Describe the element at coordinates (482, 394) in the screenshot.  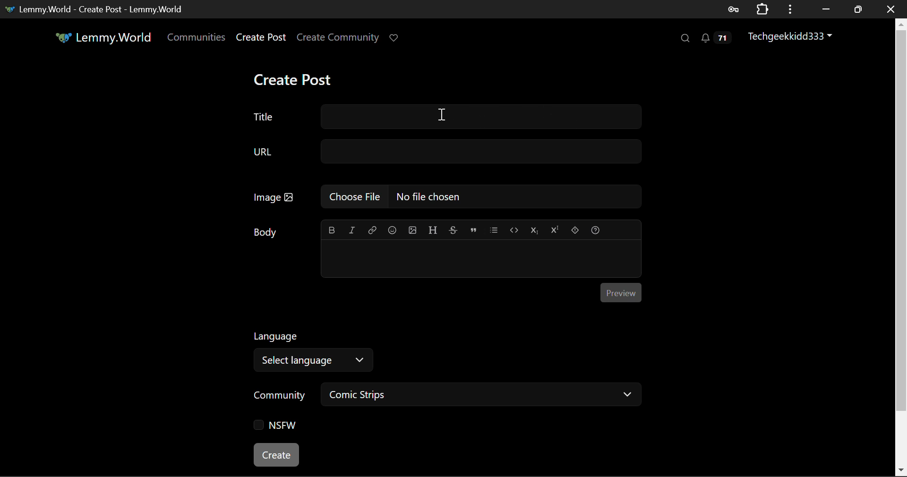
I see `Comic Strips` at that location.